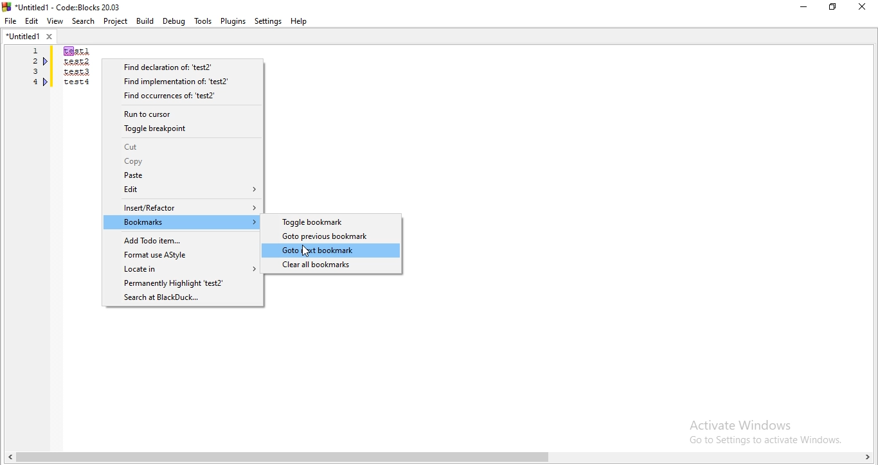  Describe the element at coordinates (182, 207) in the screenshot. I see `Insert/Refactor` at that location.